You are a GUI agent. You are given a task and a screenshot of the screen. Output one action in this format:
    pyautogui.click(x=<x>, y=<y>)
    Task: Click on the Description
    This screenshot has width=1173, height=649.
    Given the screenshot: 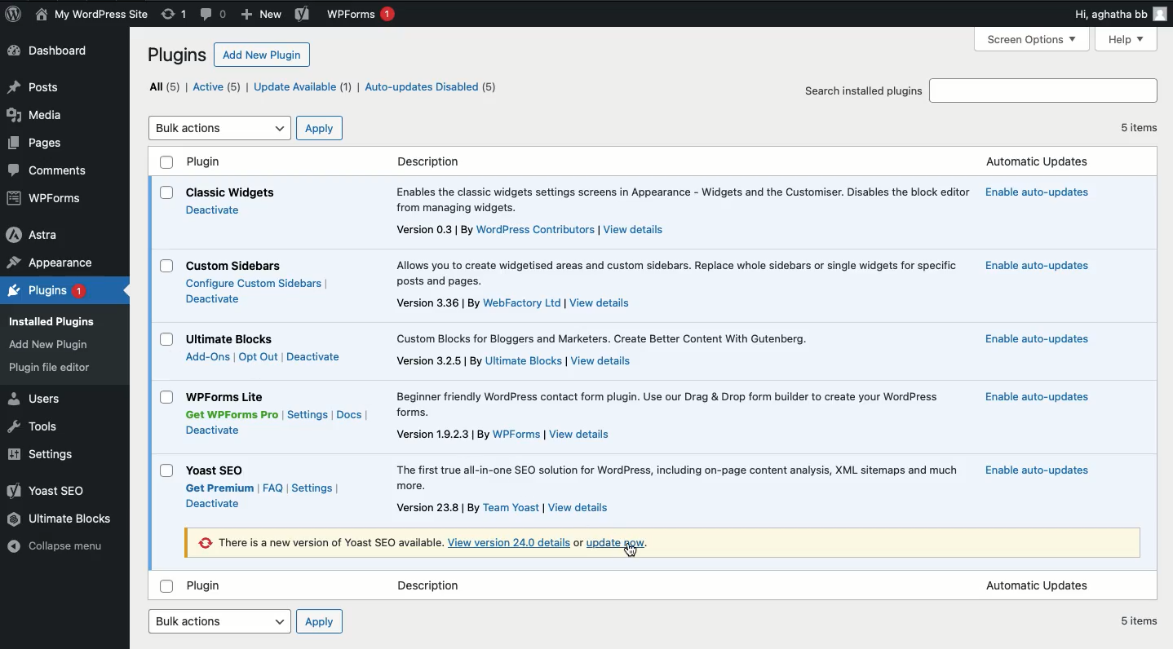 What is the action you would take?
    pyautogui.click(x=676, y=272)
    